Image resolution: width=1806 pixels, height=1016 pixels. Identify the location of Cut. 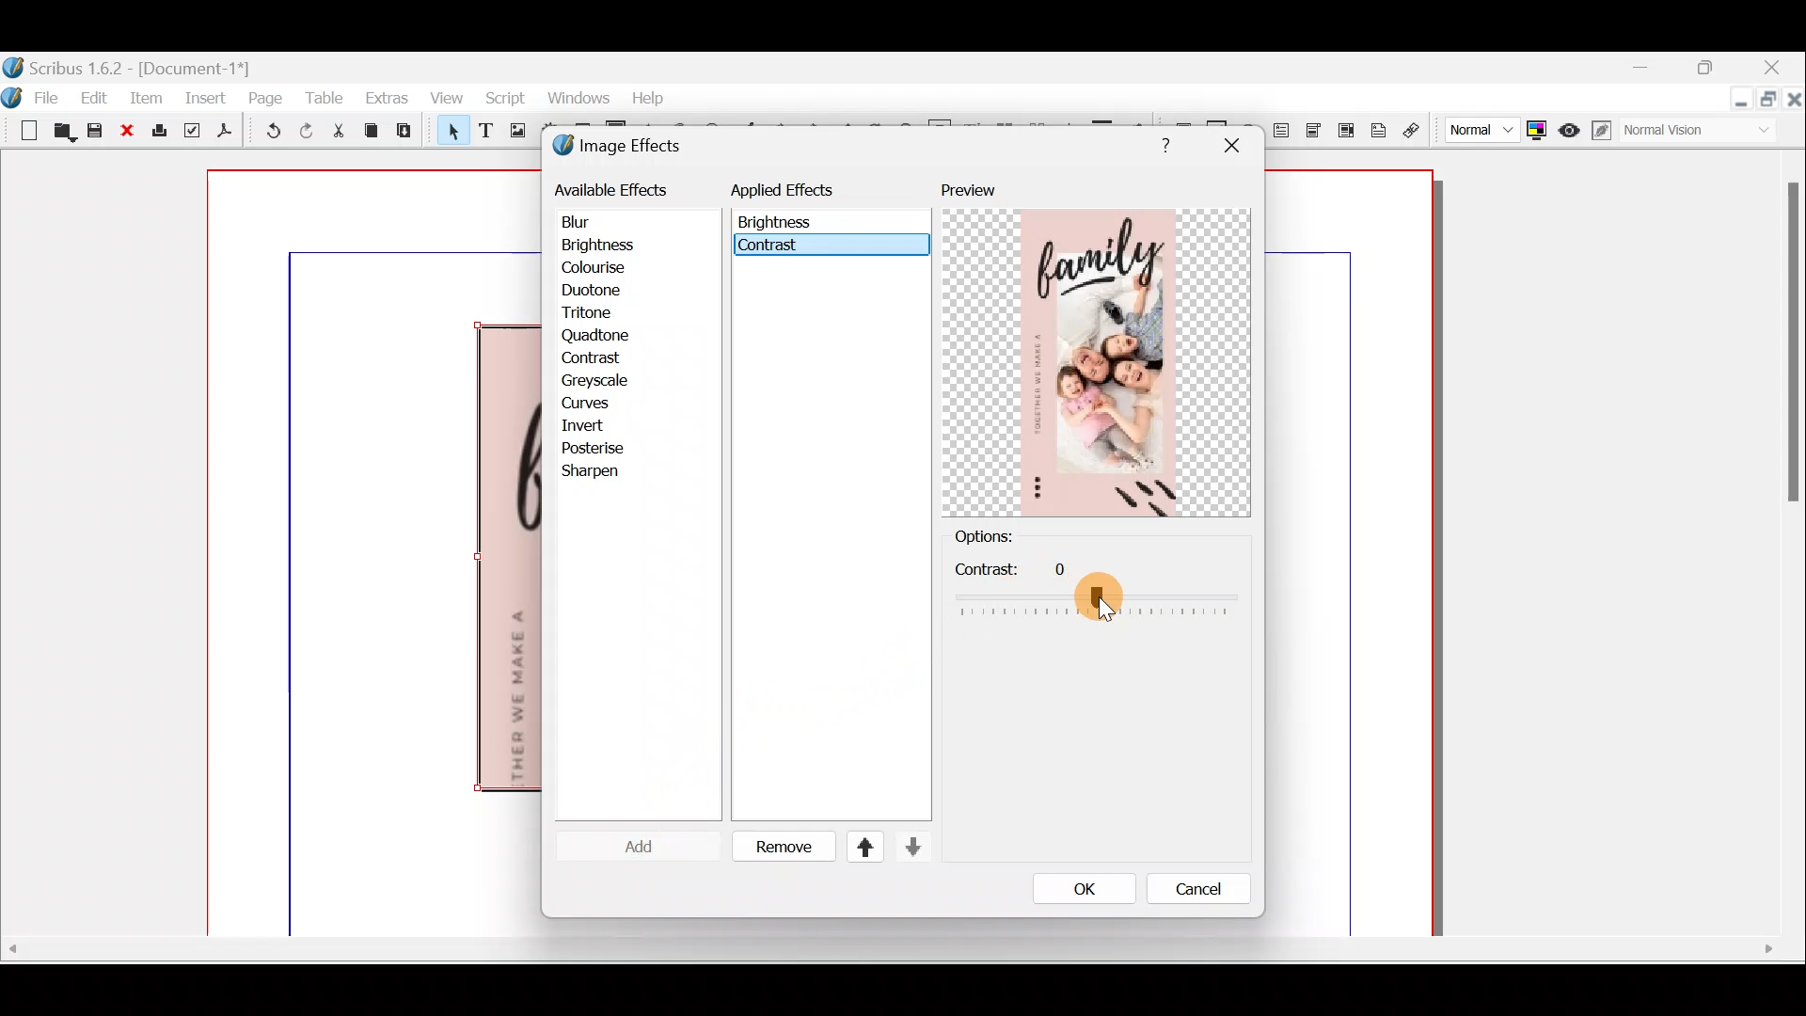
(338, 134).